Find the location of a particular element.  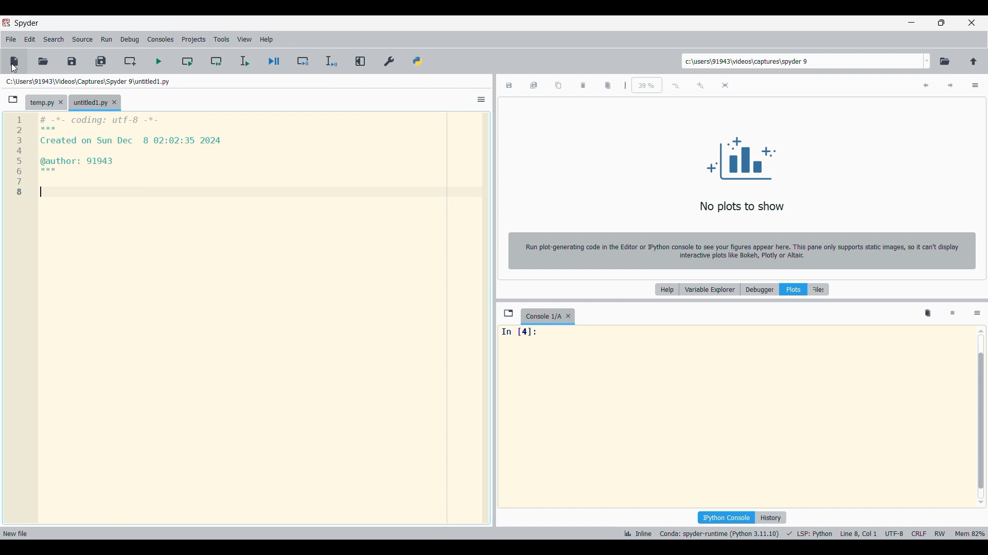

# -*- coding: utf-8 -*-
Created on Sun Dec 8 02:02:35 2024
@author: 91943 is located at coordinates (258, 156).